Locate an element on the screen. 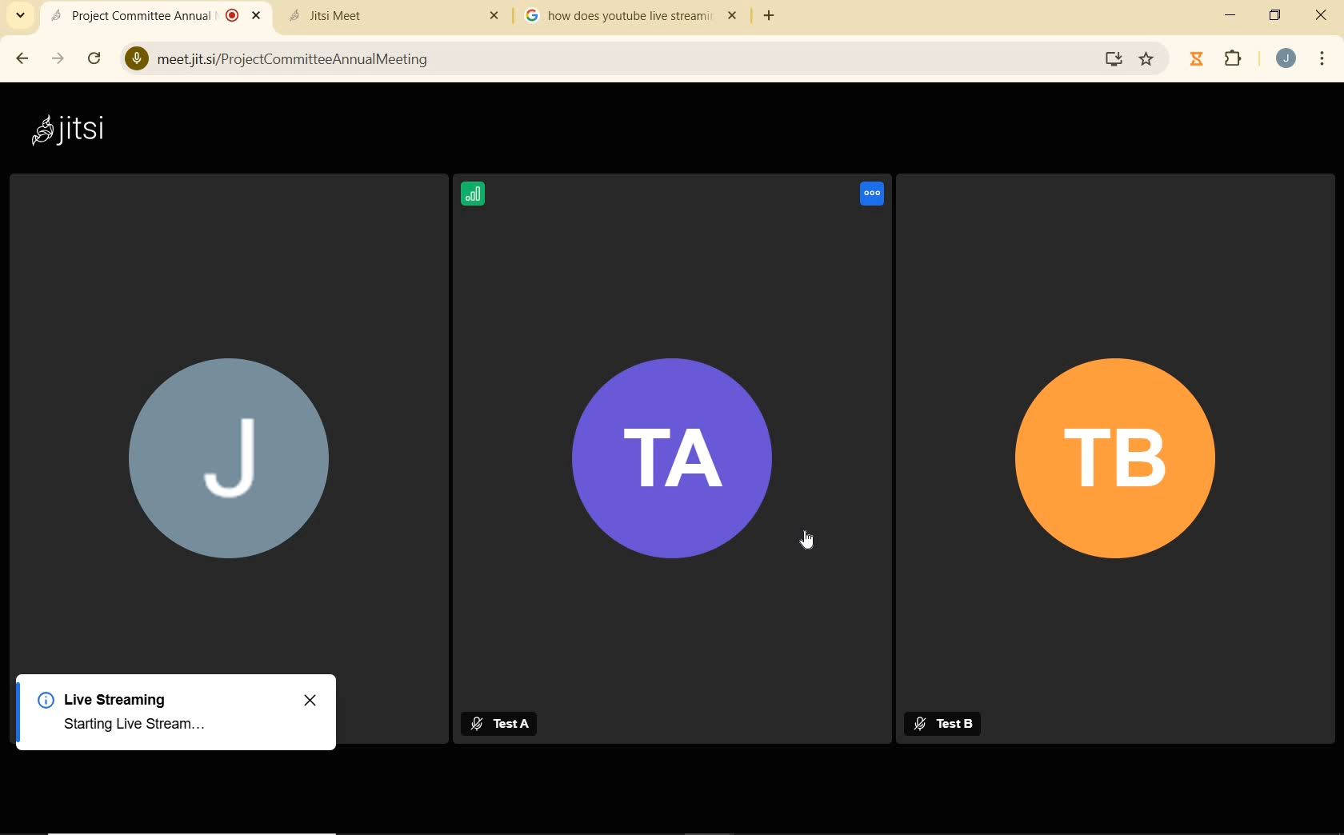  back is located at coordinates (23, 58).